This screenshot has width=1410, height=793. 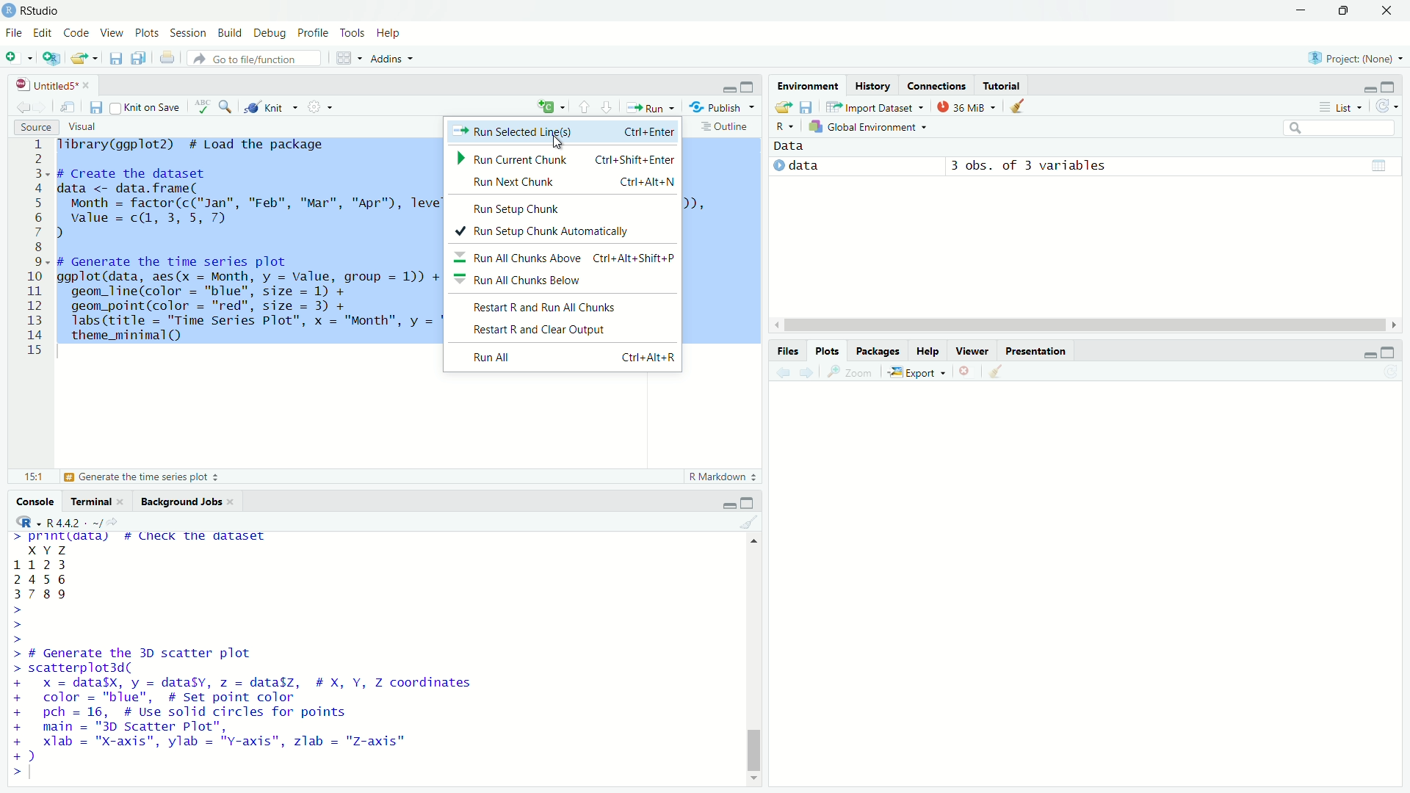 What do you see at coordinates (551, 106) in the screenshot?
I see `insert a new code chunk` at bounding box center [551, 106].